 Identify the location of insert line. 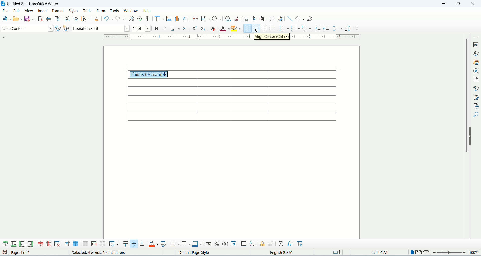
(290, 19).